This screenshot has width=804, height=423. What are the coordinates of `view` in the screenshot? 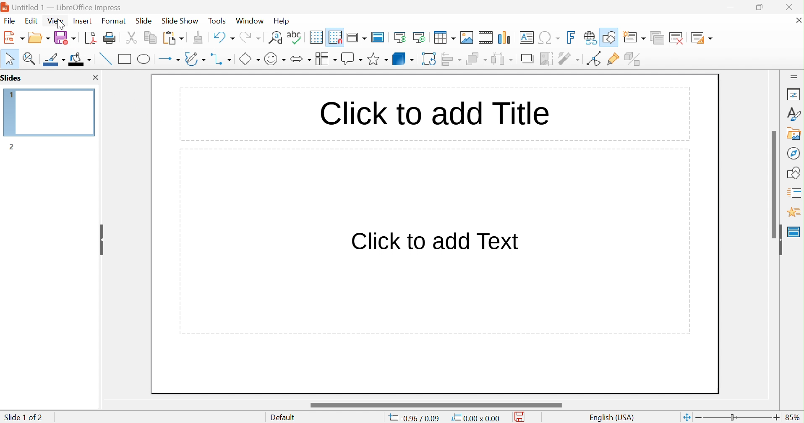 It's located at (55, 21).